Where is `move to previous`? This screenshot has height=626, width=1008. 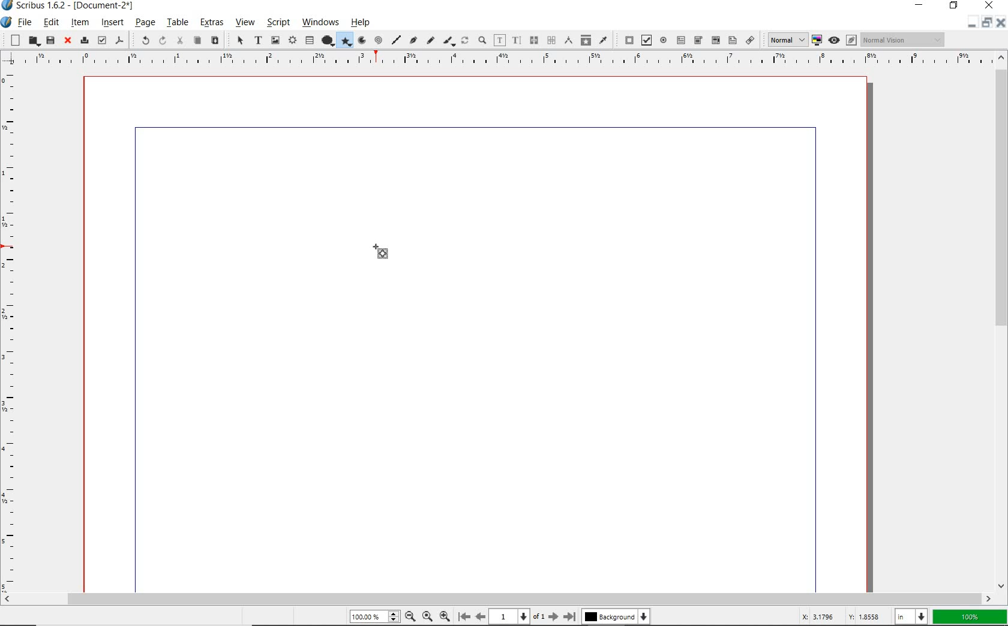
move to previous is located at coordinates (485, 616).